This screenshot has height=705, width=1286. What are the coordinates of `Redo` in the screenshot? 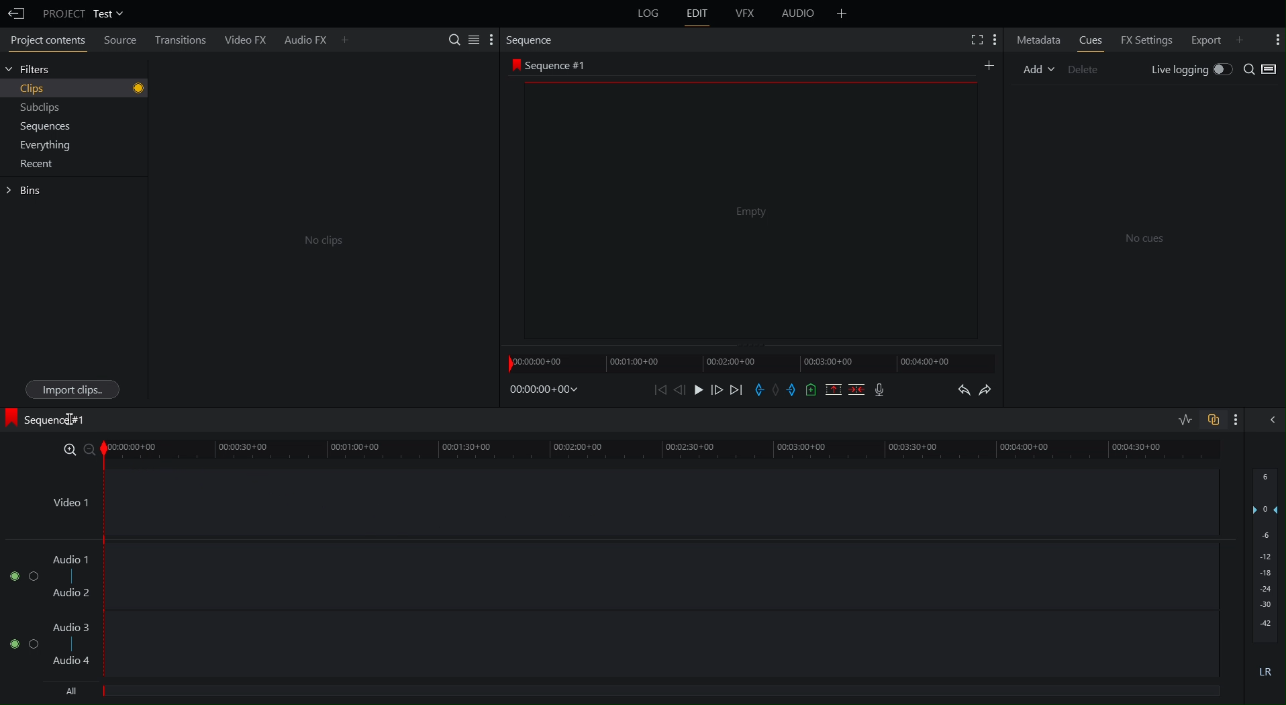 It's located at (992, 389).